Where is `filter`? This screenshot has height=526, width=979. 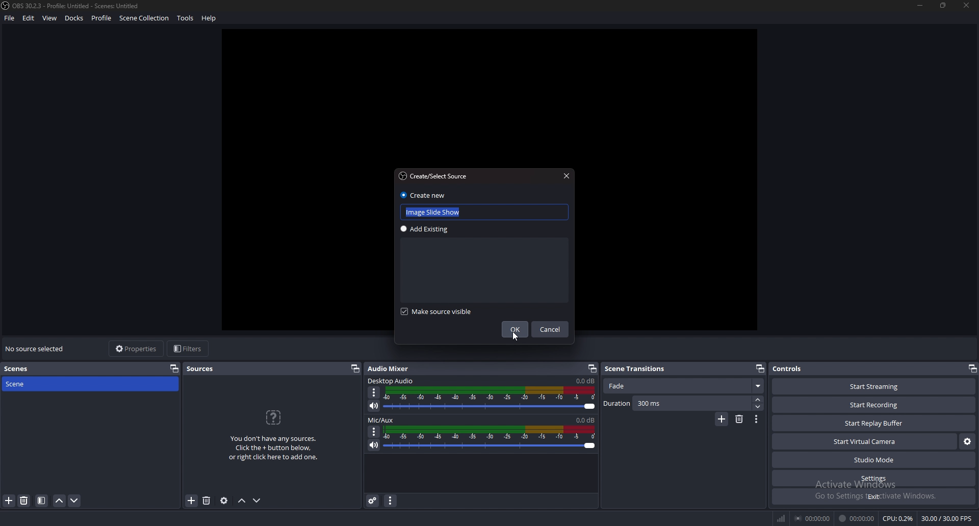
filter is located at coordinates (42, 501).